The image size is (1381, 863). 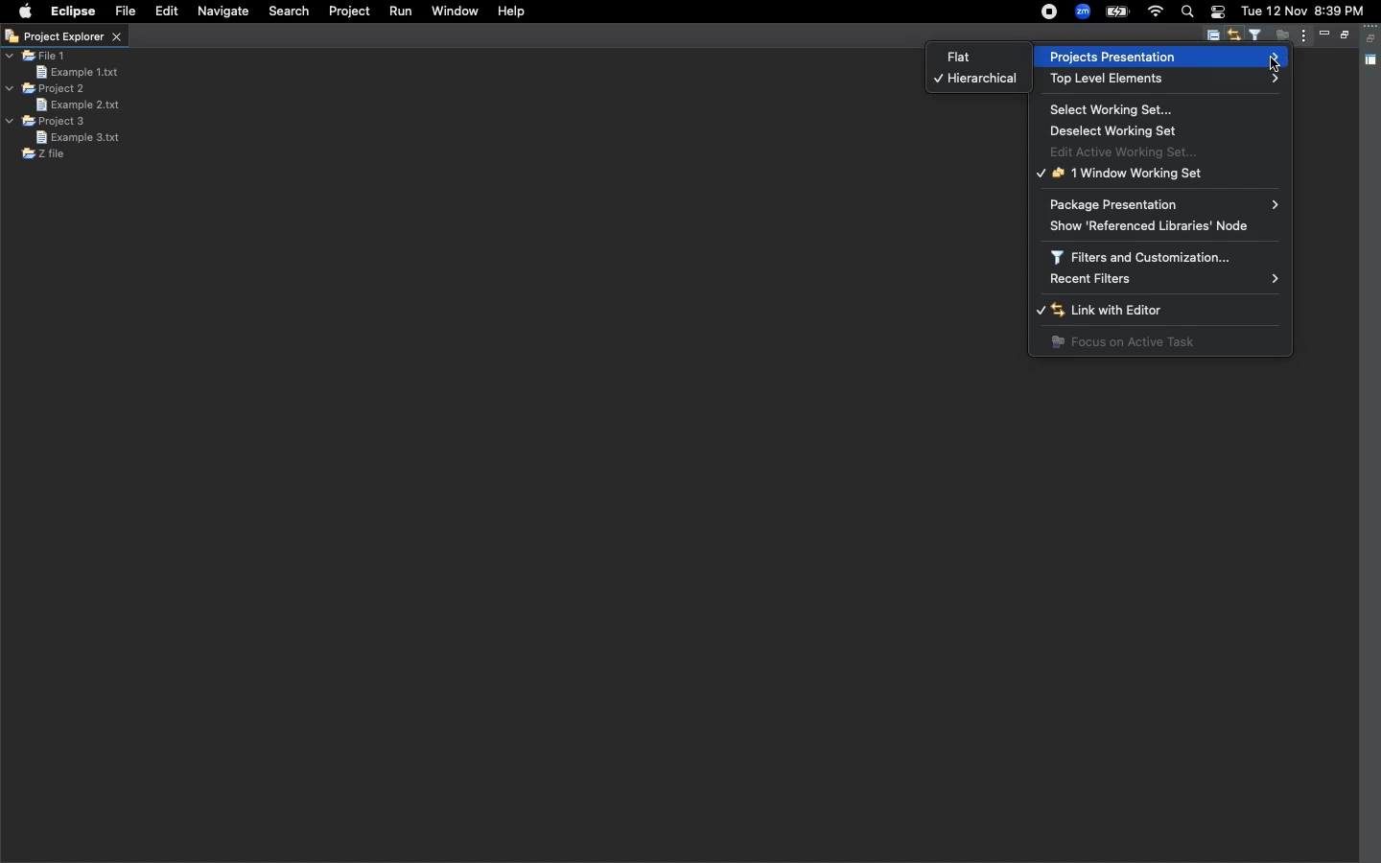 What do you see at coordinates (351, 12) in the screenshot?
I see `Project` at bounding box center [351, 12].